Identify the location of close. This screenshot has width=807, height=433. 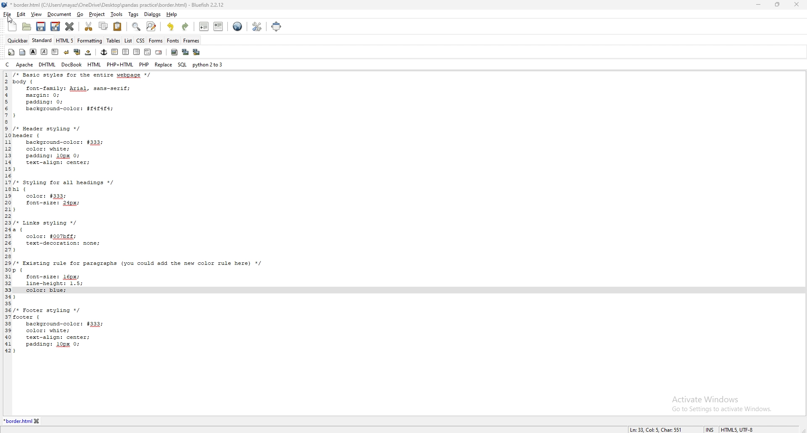
(797, 5).